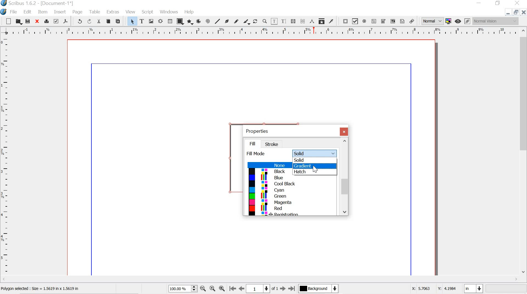  I want to click on eye dropper, so click(333, 21).